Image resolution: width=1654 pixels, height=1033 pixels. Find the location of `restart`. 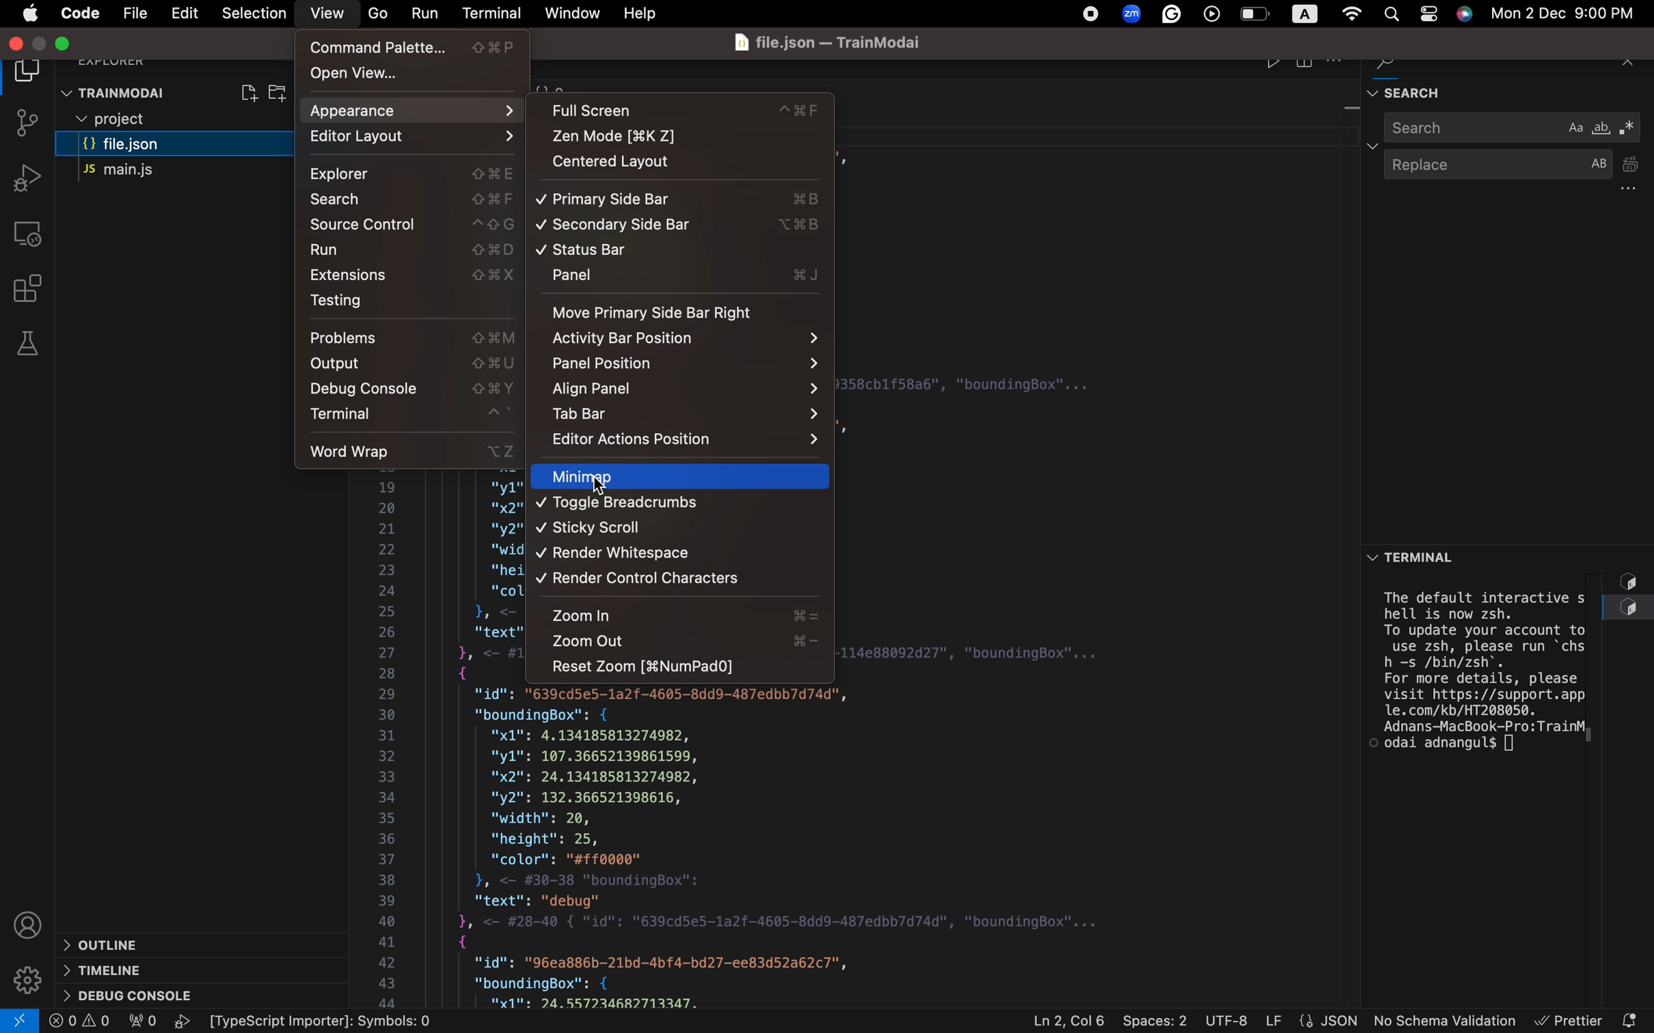

restart is located at coordinates (305, 93).